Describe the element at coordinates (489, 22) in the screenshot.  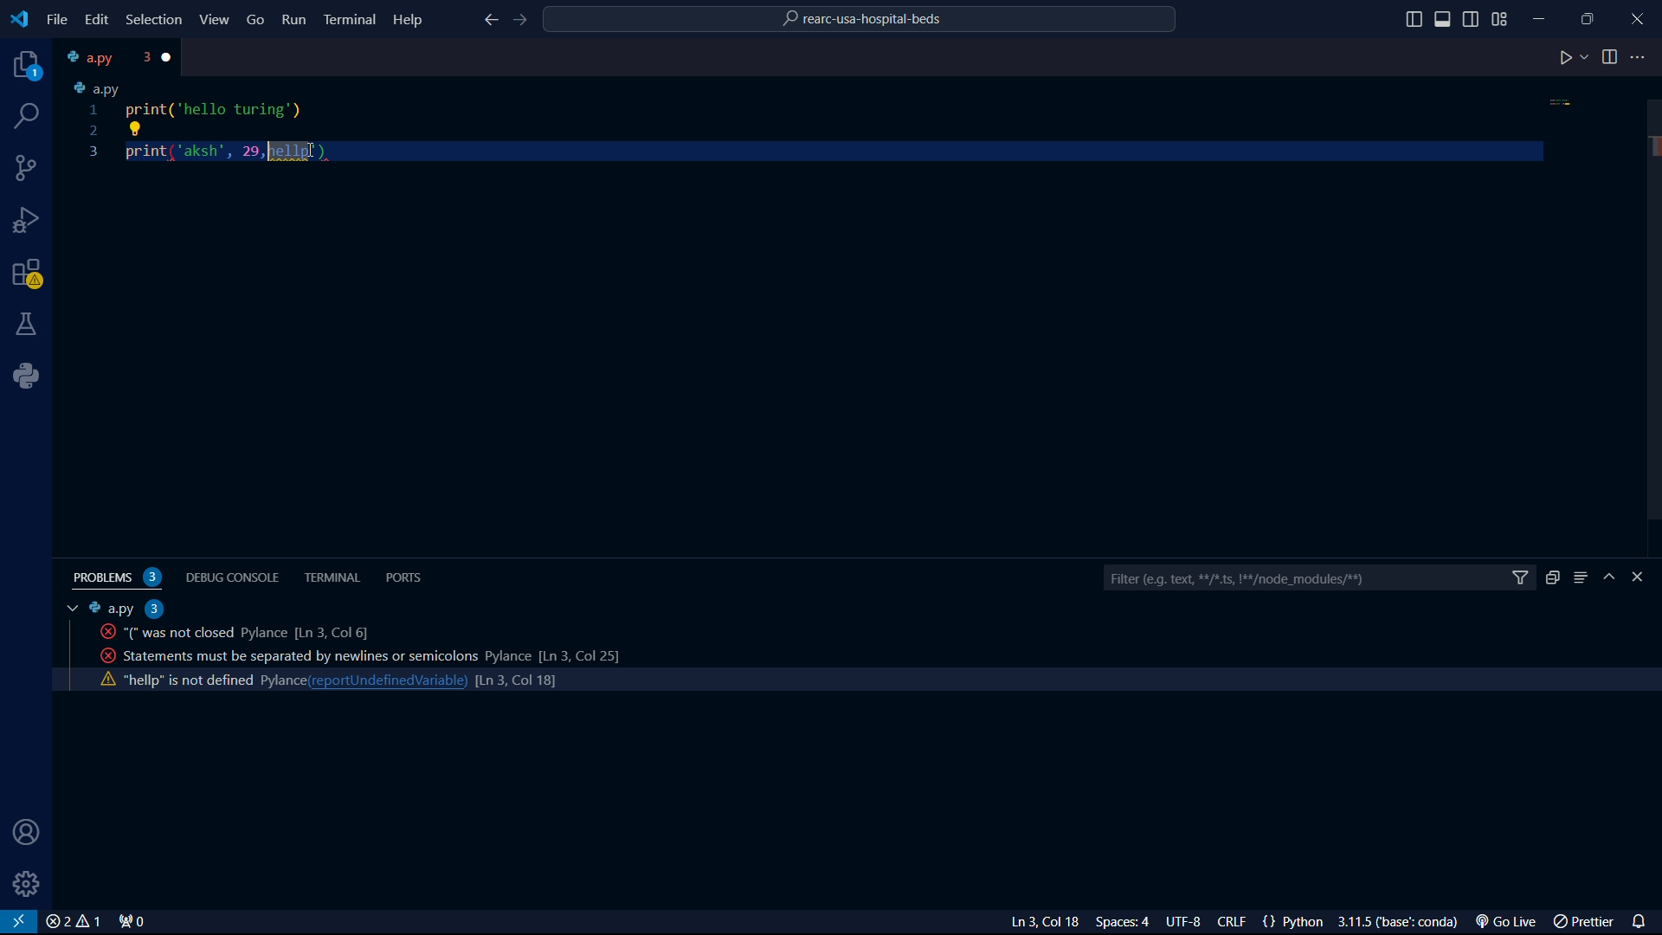
I see `back` at that location.